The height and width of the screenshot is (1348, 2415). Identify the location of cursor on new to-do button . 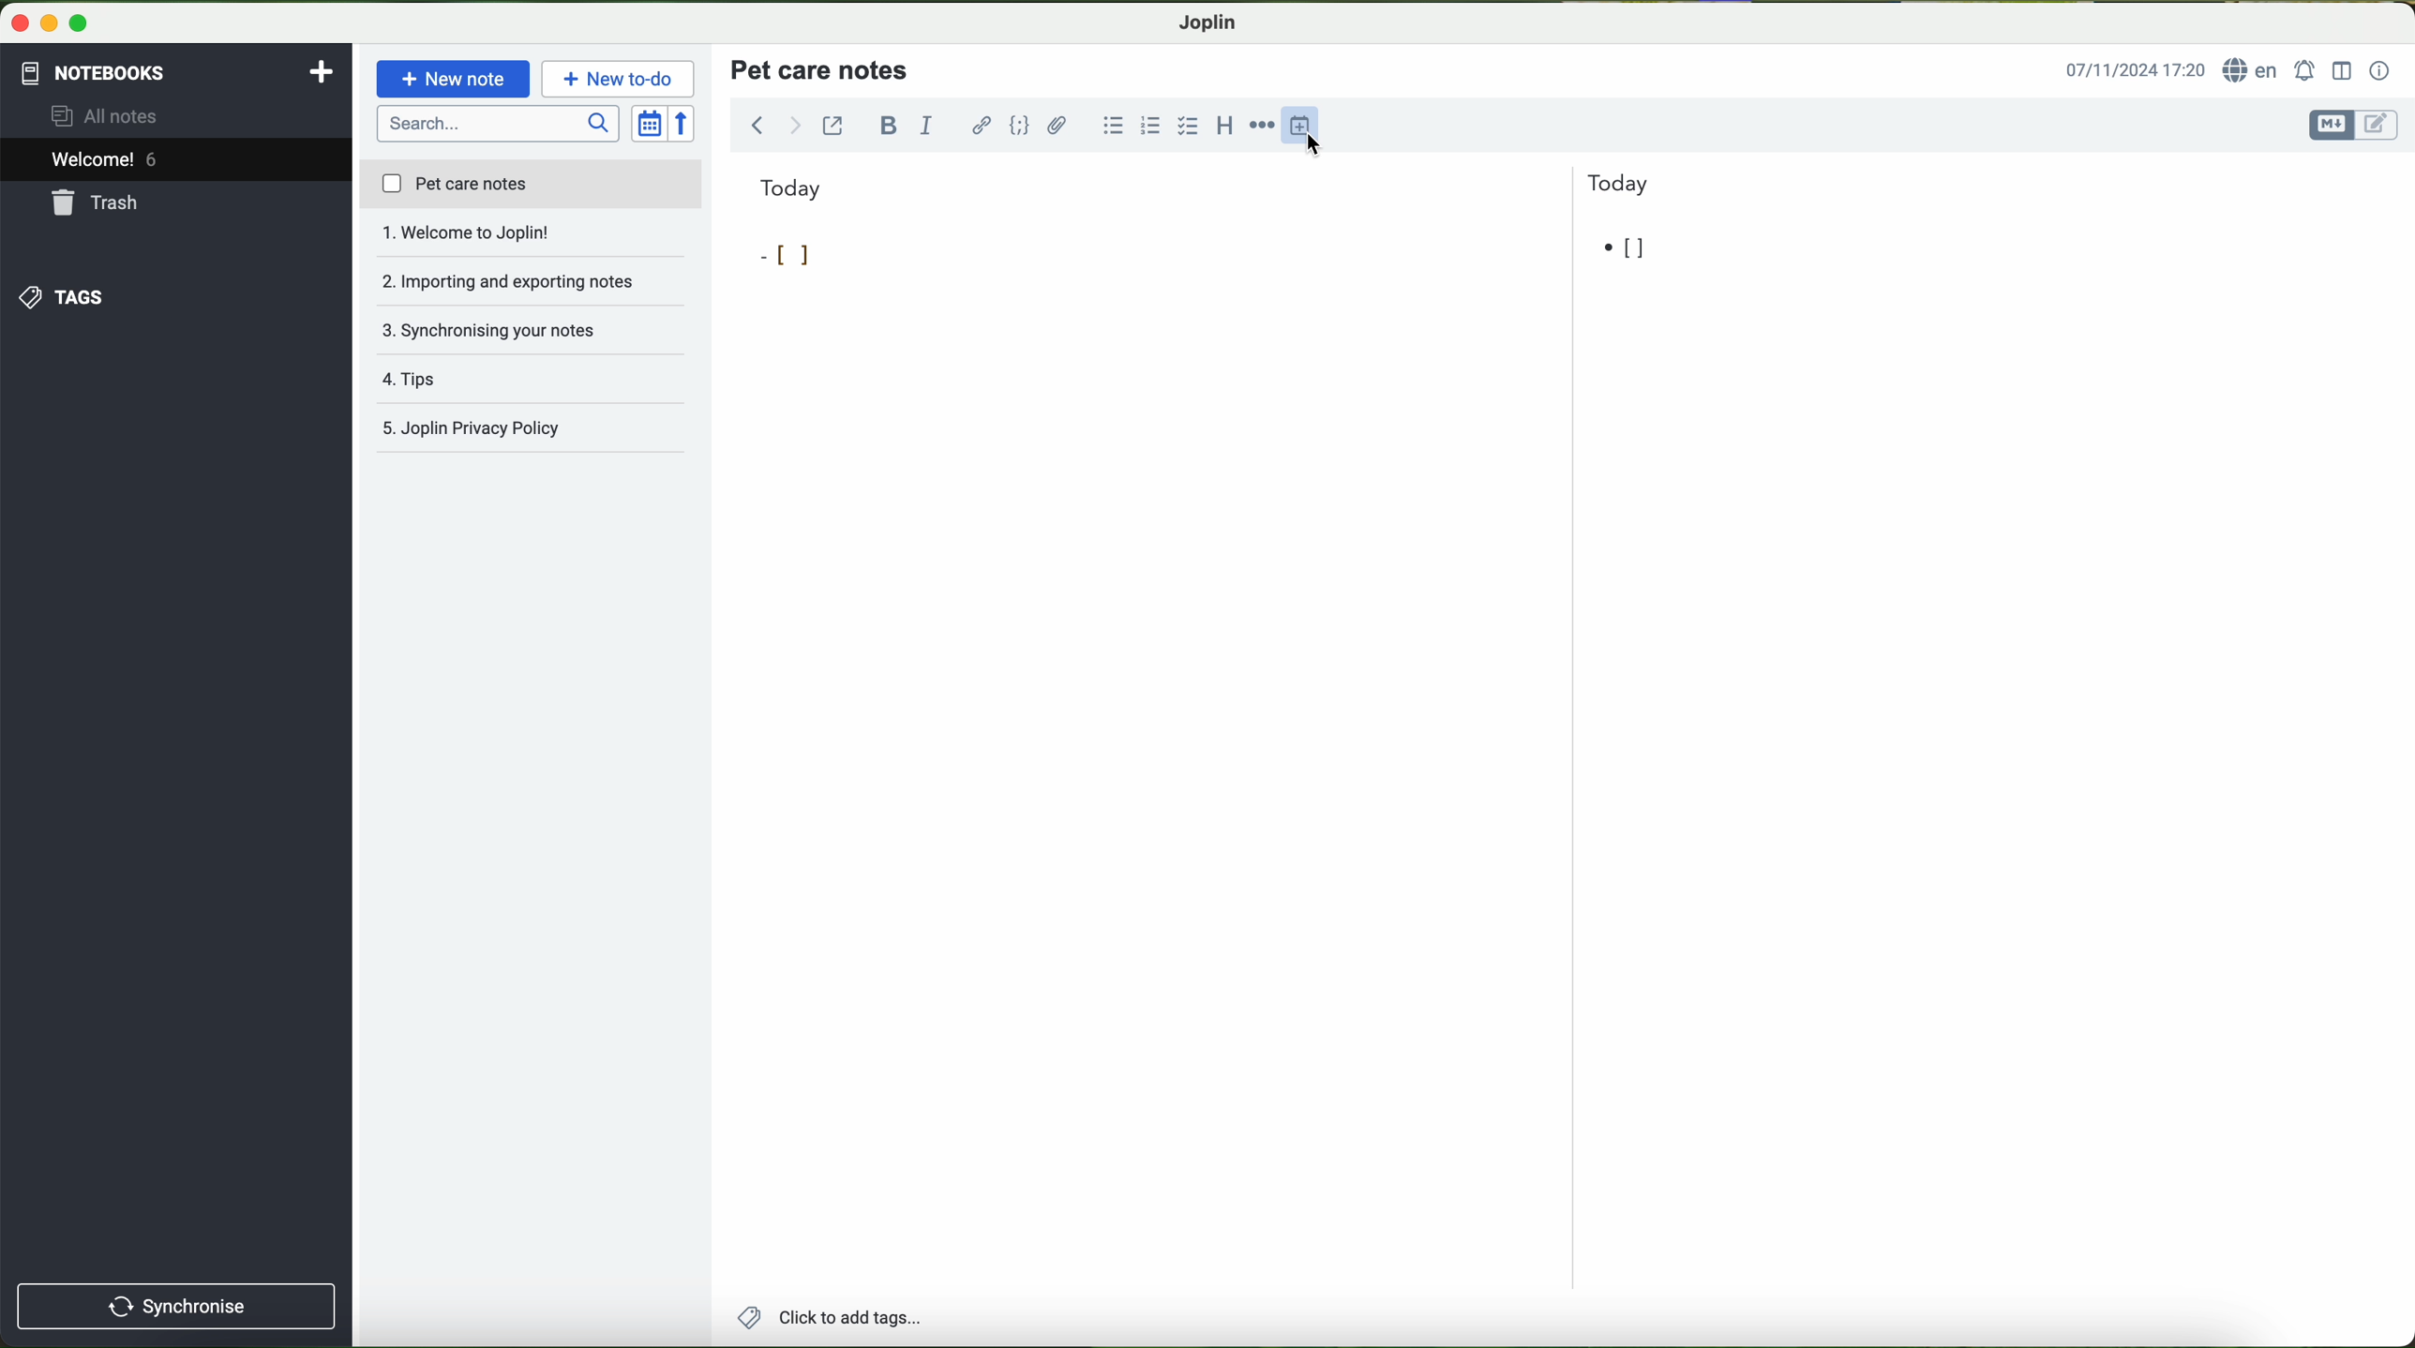
(621, 80).